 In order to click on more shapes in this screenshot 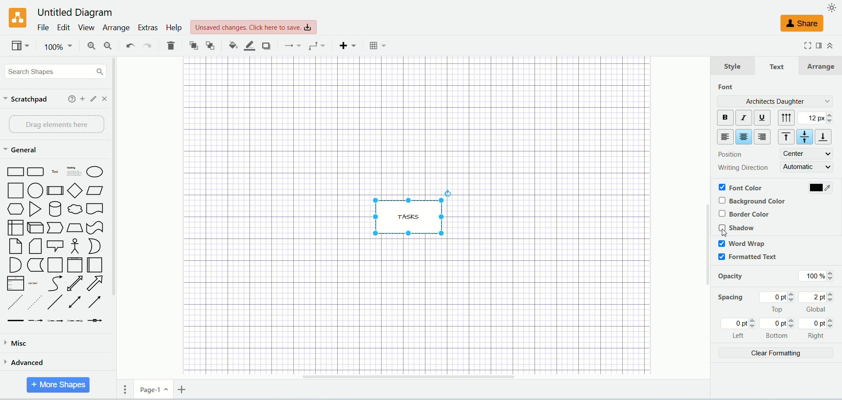, I will do `click(58, 385)`.